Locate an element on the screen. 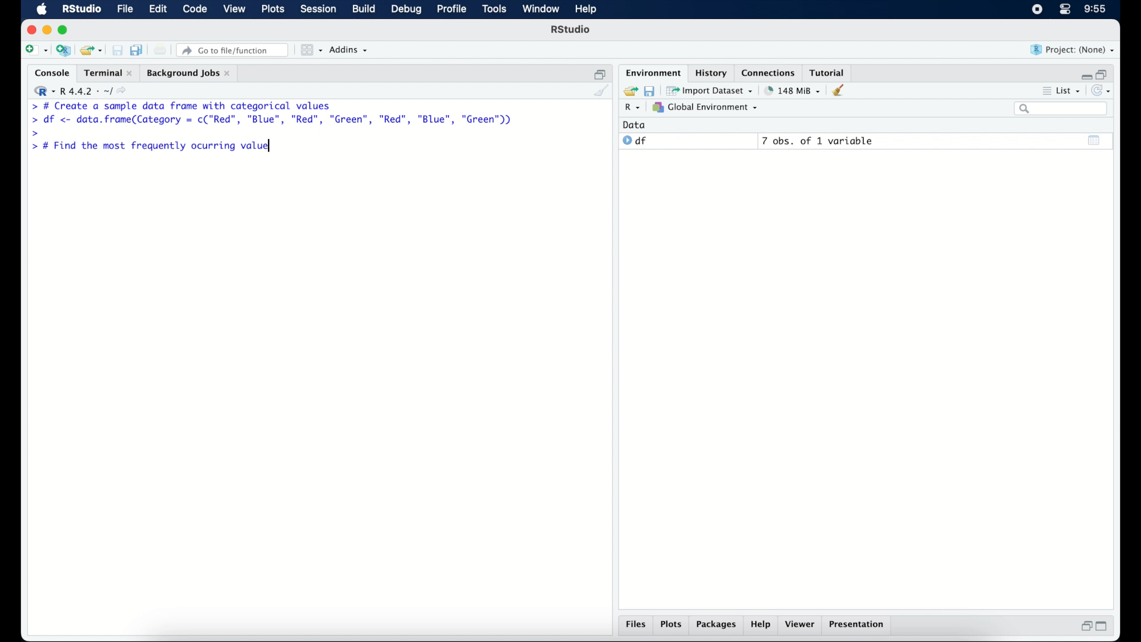 The height and width of the screenshot is (642, 1141). > # Create a sample data frame with categorical values| is located at coordinates (197, 105).